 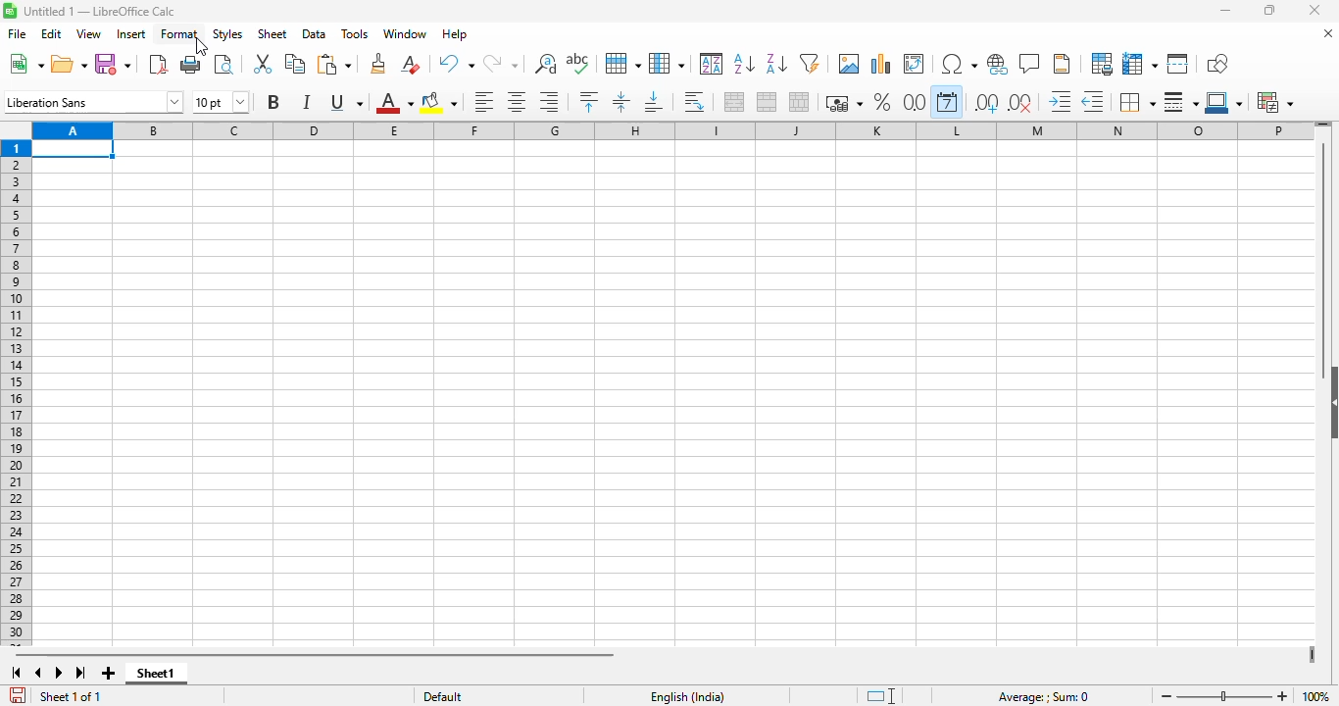 What do you see at coordinates (411, 64) in the screenshot?
I see `clear direct formatting` at bounding box center [411, 64].